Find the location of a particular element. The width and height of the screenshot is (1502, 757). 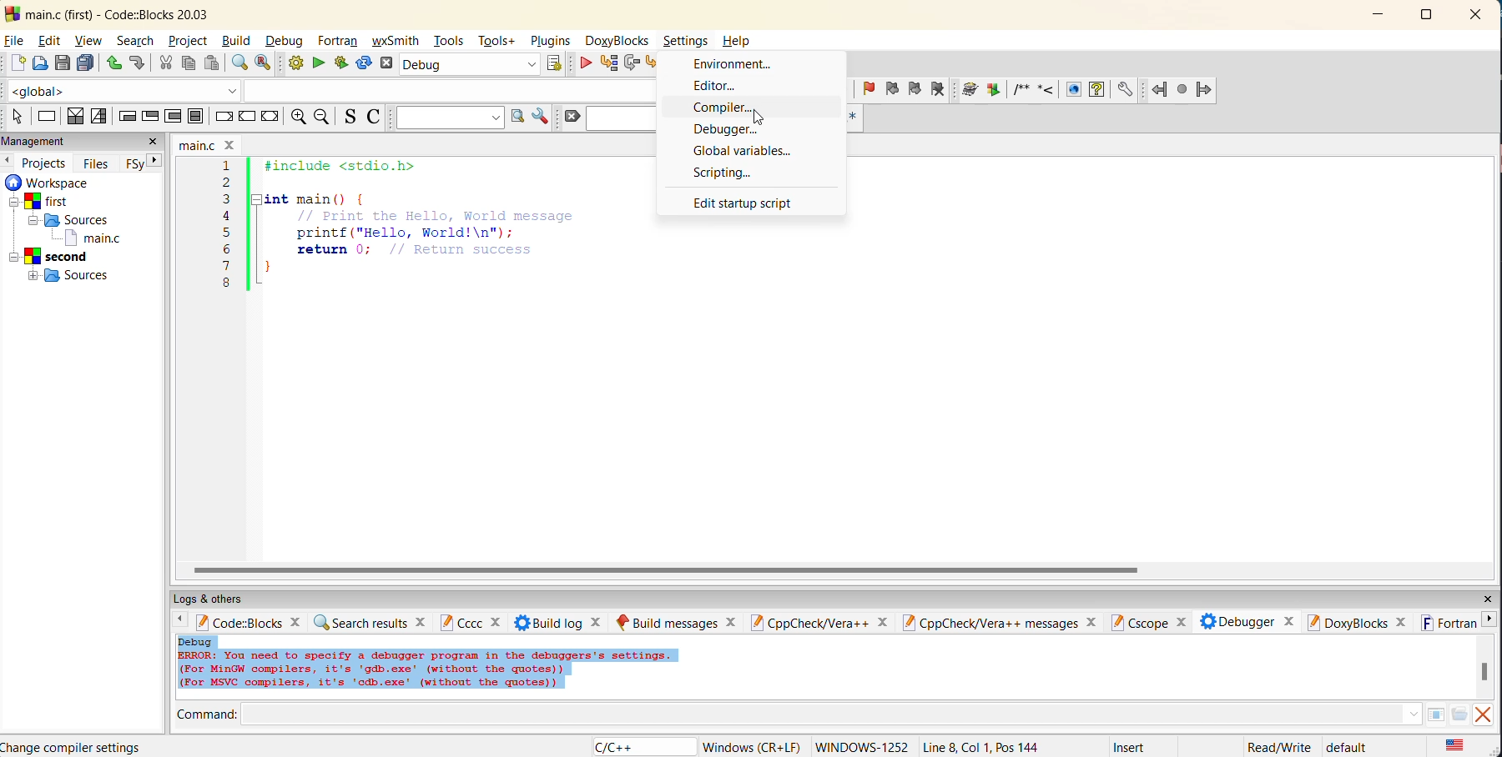

return instruction is located at coordinates (270, 116).